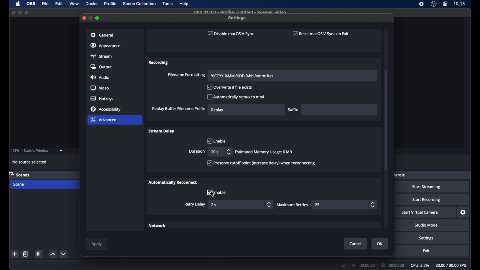 Image resolution: width=480 pixels, height=270 pixels. Describe the element at coordinates (230, 87) in the screenshot. I see `overwrite if file exists ` at that location.